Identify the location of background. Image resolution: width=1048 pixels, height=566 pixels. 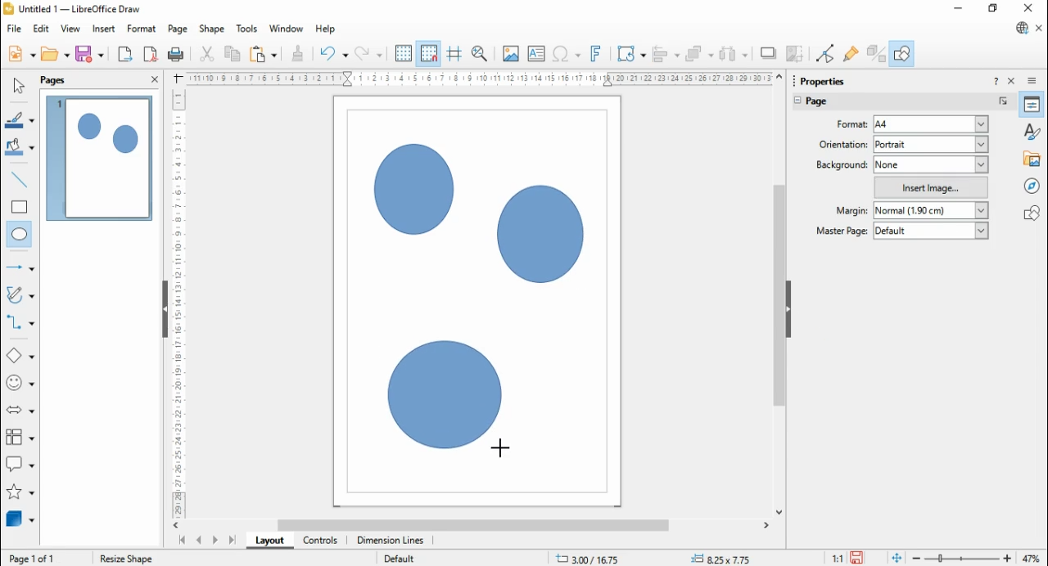
(843, 164).